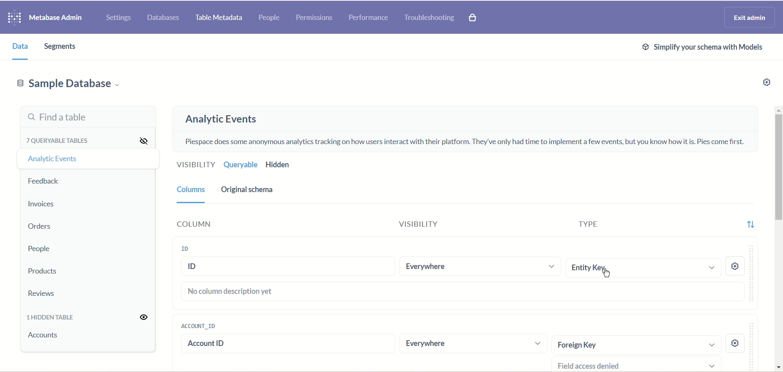 The width and height of the screenshot is (783, 372). Describe the element at coordinates (736, 344) in the screenshot. I see `setting` at that location.